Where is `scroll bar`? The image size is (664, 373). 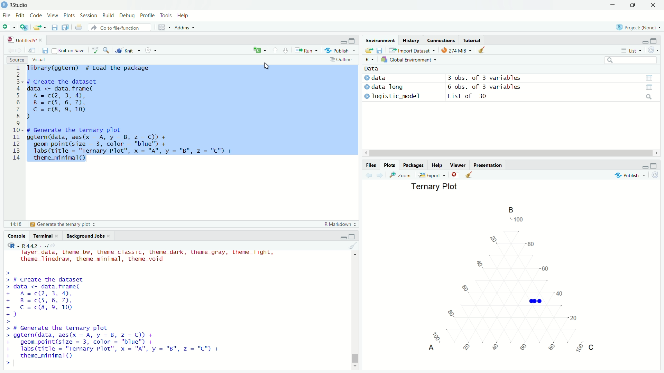 scroll bar is located at coordinates (357, 309).